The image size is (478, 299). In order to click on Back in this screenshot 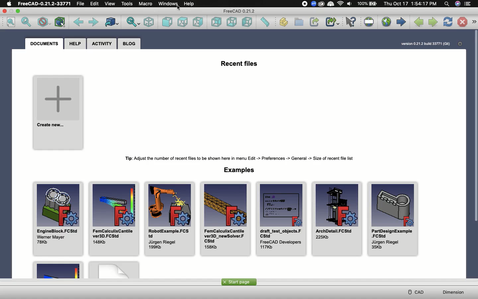, I will do `click(77, 22)`.